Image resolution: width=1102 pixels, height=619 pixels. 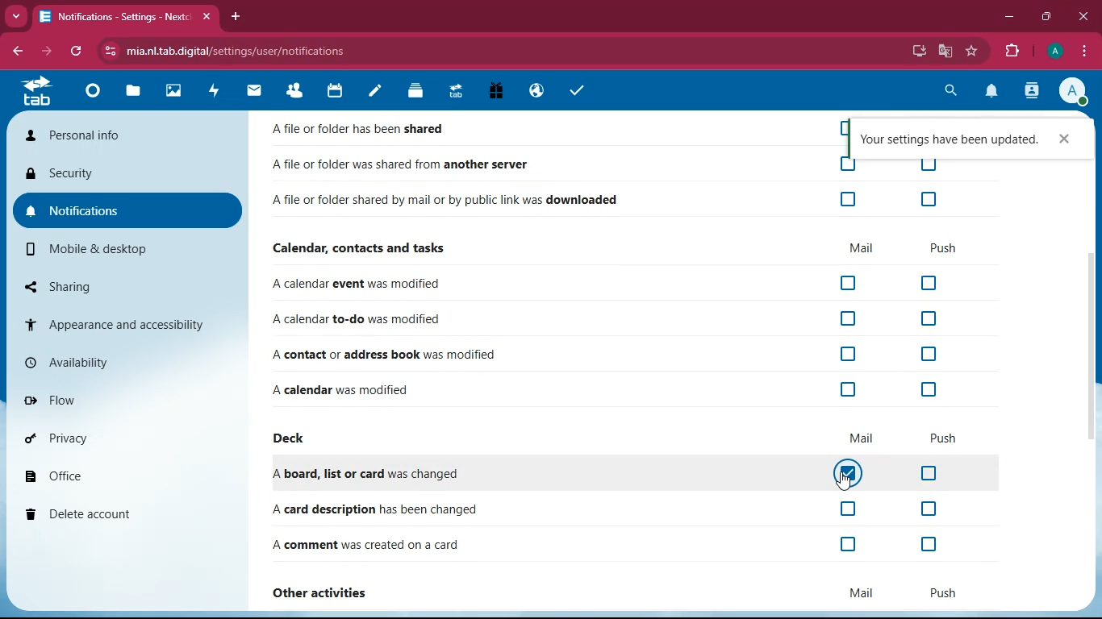 What do you see at coordinates (371, 281) in the screenshot?
I see `A calendar event was modified` at bounding box center [371, 281].